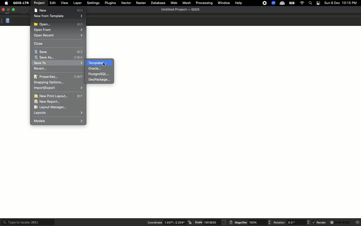 The image size is (361, 226). I want to click on Untitled, so click(180, 10).